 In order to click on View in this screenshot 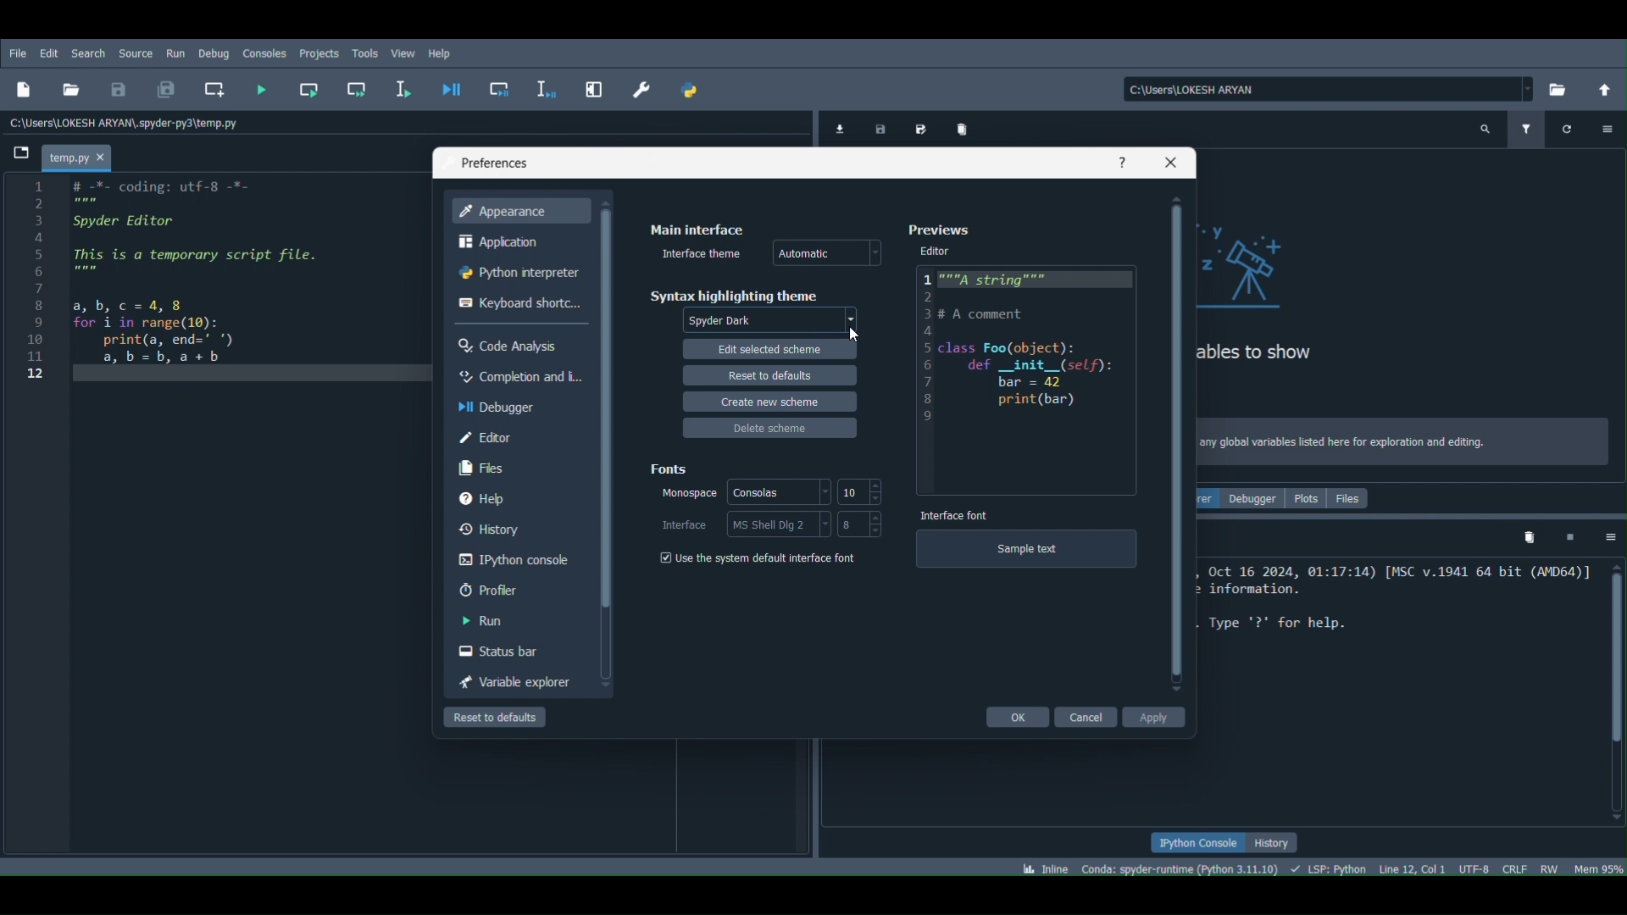, I will do `click(403, 53)`.